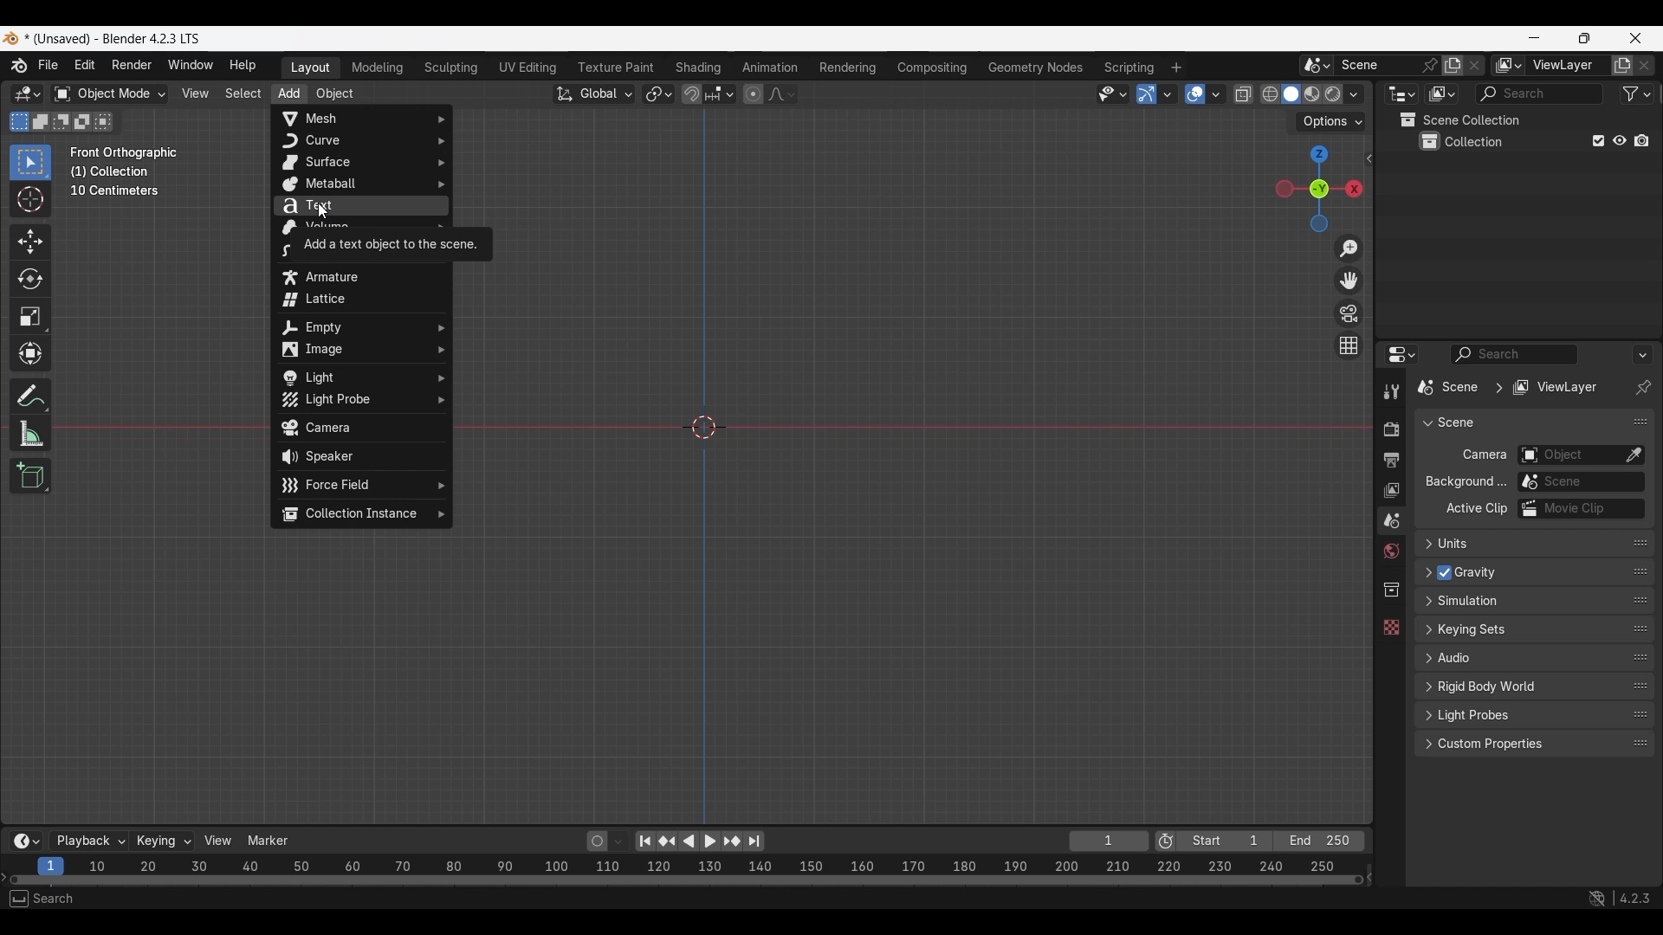 The height and width of the screenshot is (935, 1663). I want to click on Camera, so click(361, 428).